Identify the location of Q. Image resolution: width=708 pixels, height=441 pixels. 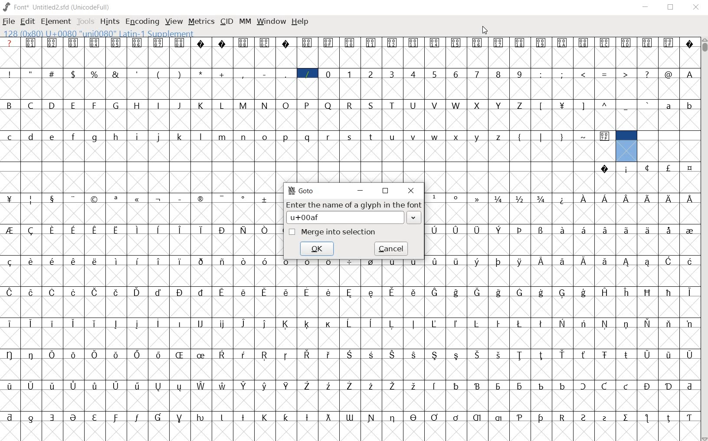
(329, 104).